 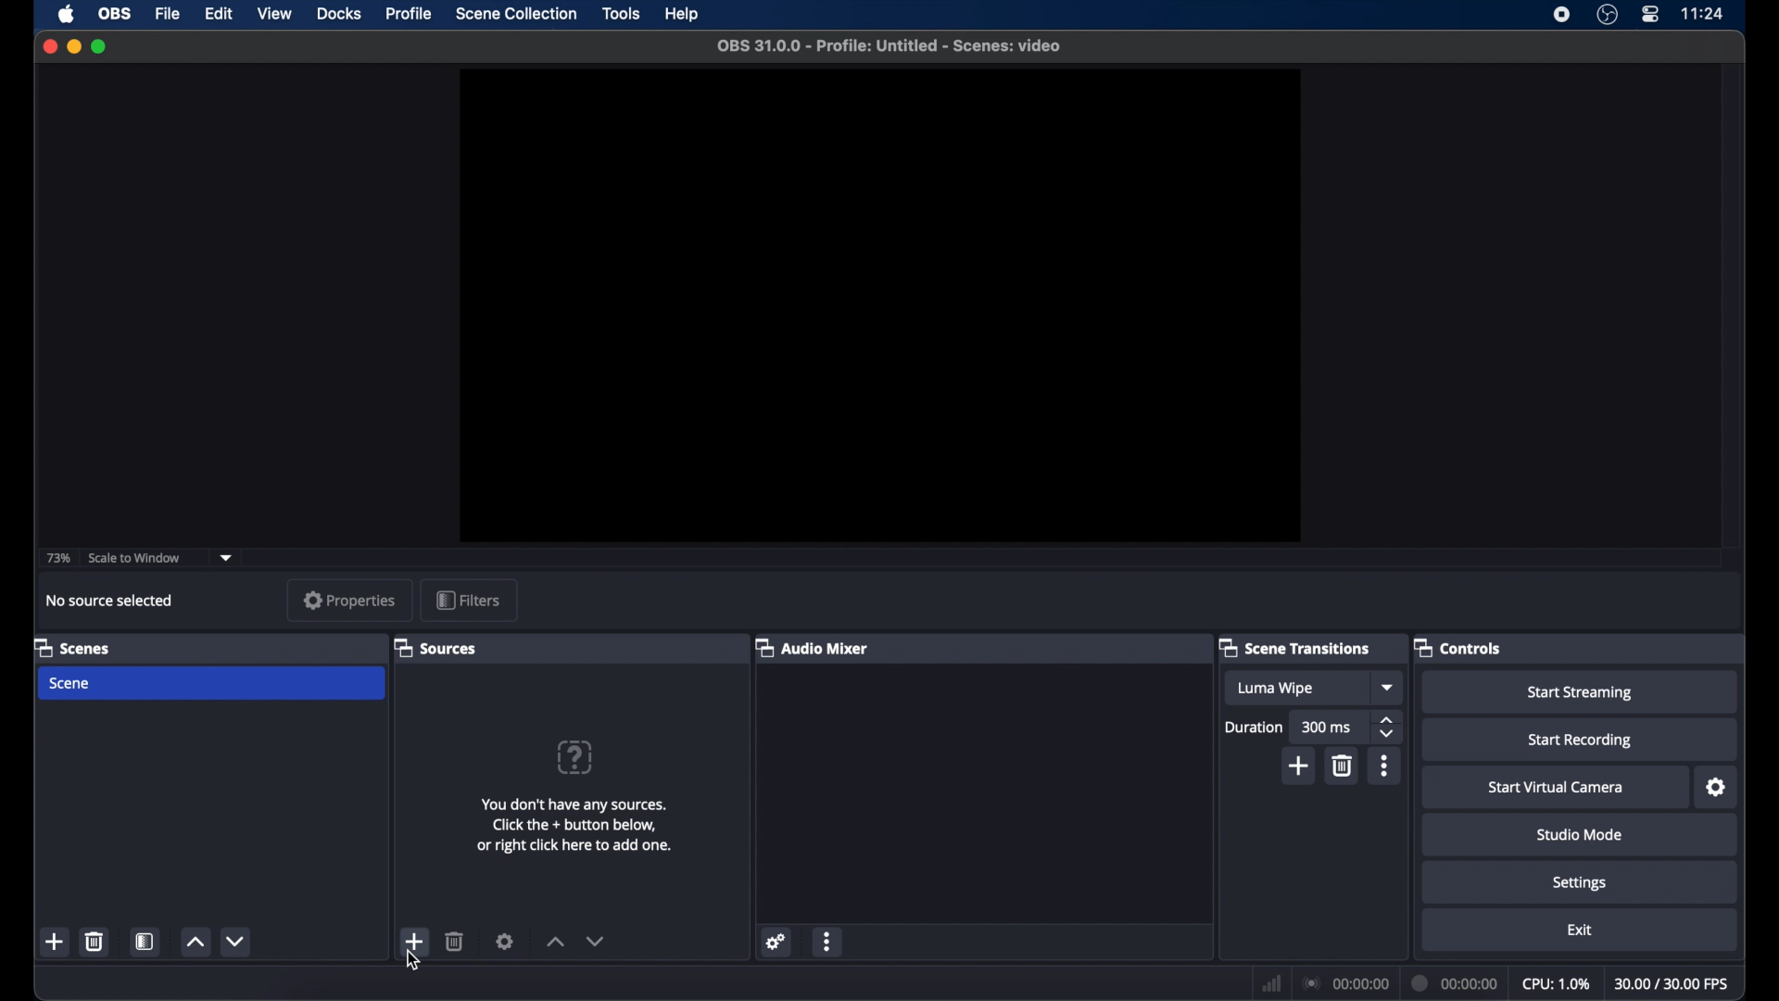 I want to click on scenes, so click(x=74, y=647).